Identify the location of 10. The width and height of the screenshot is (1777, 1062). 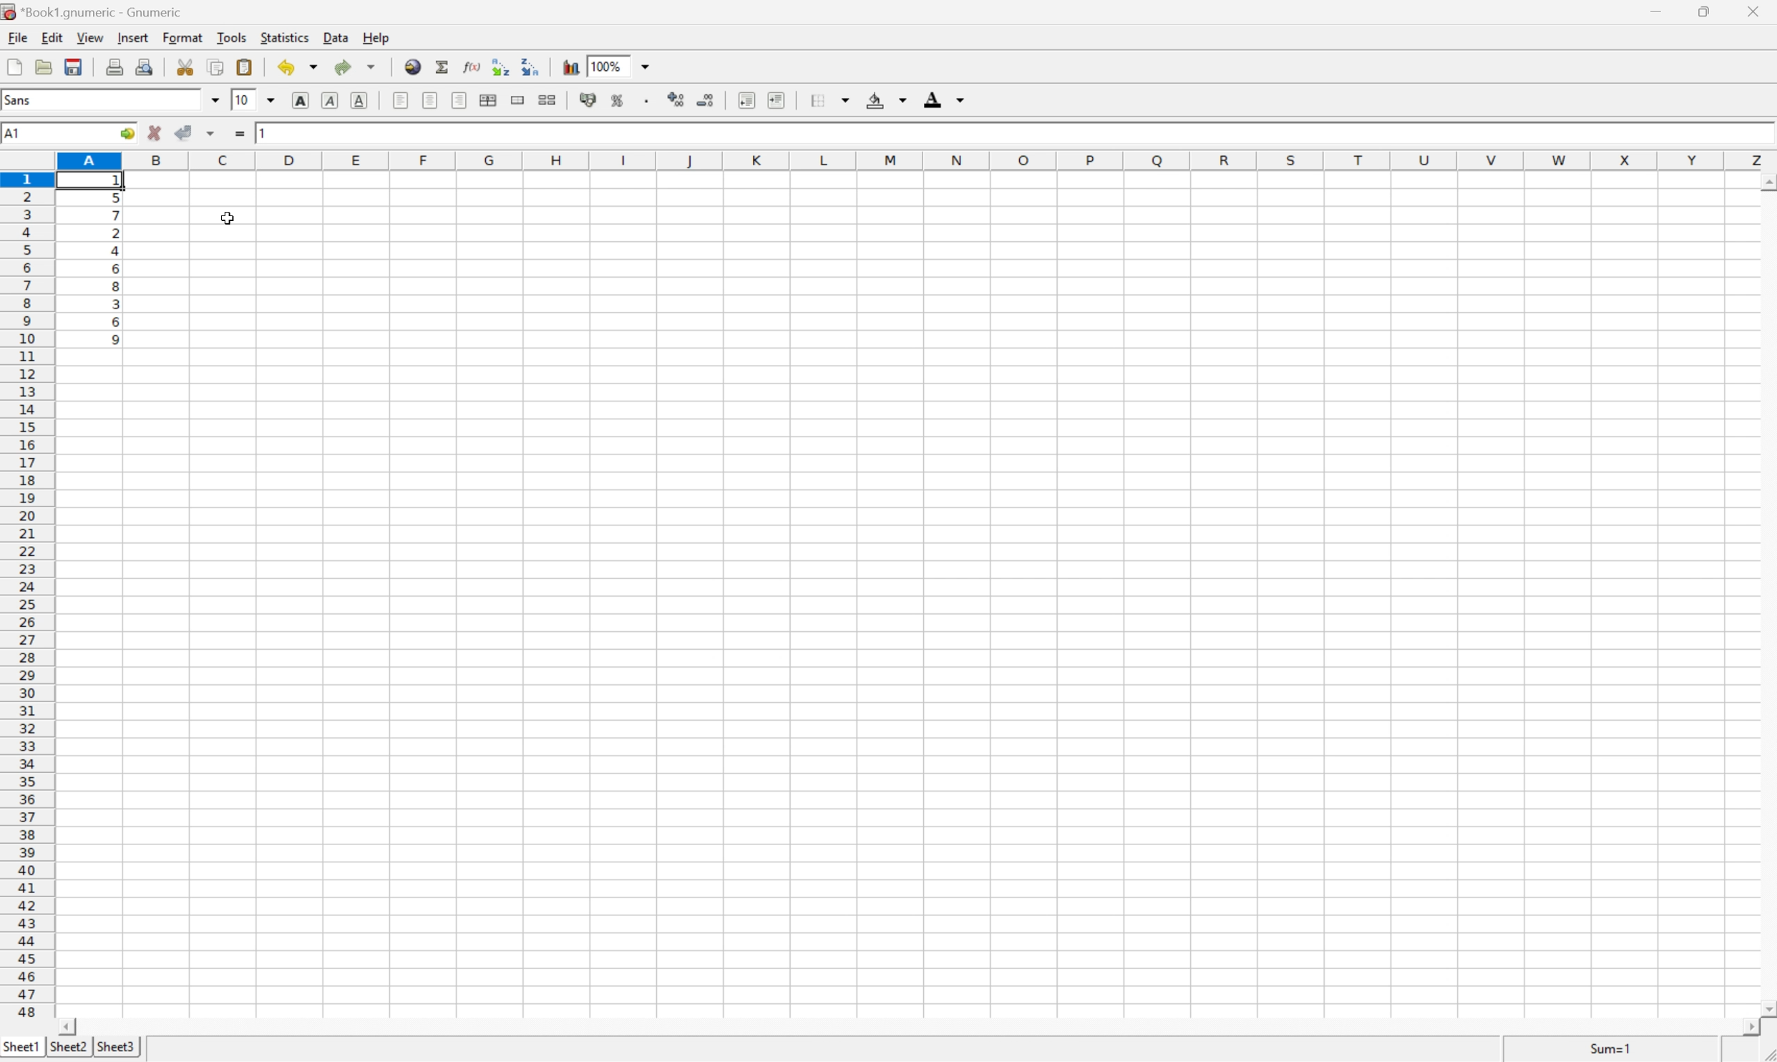
(243, 100).